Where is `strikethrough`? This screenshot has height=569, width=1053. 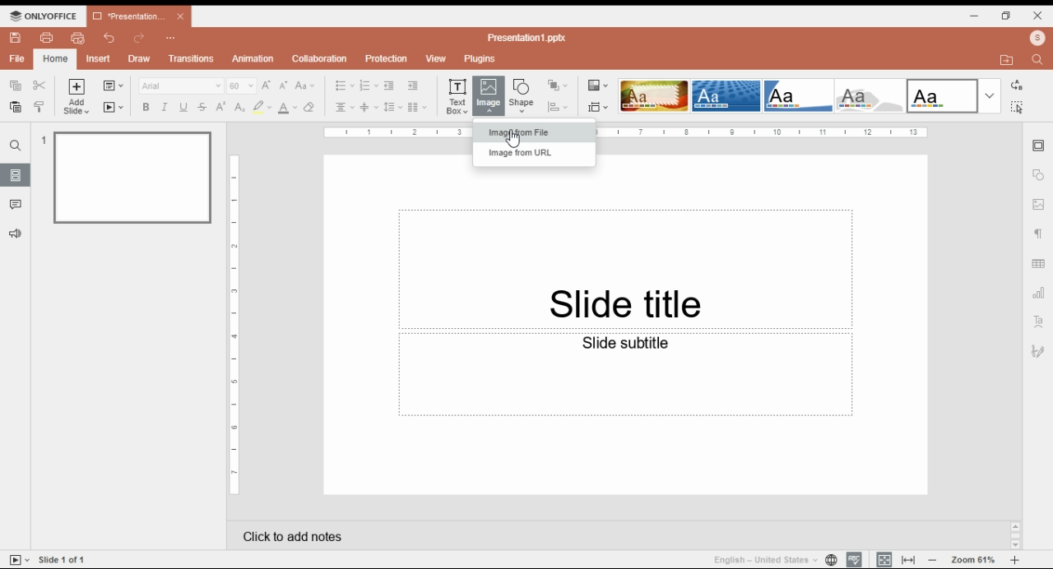
strikethrough is located at coordinates (202, 107).